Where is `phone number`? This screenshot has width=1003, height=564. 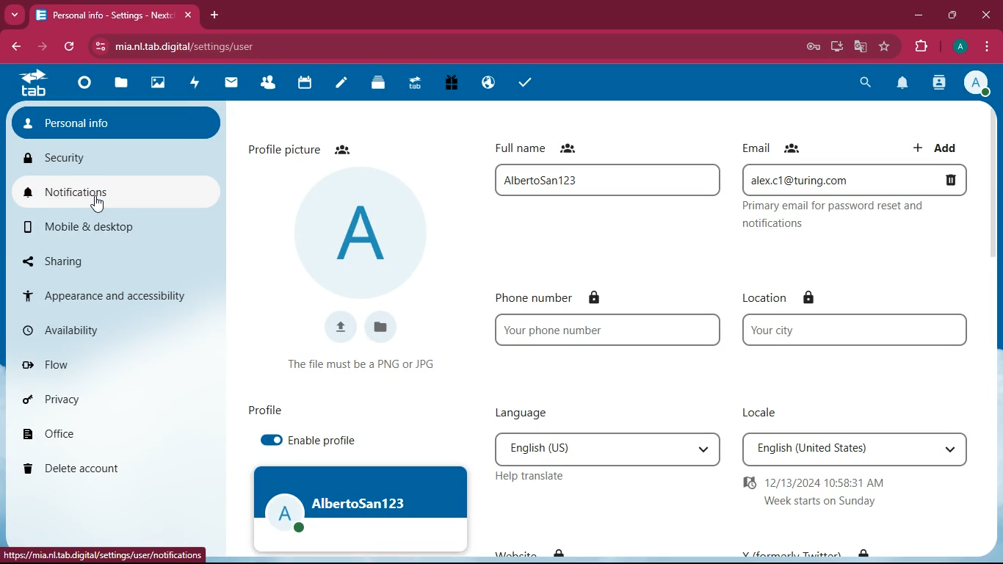 phone number is located at coordinates (534, 296).